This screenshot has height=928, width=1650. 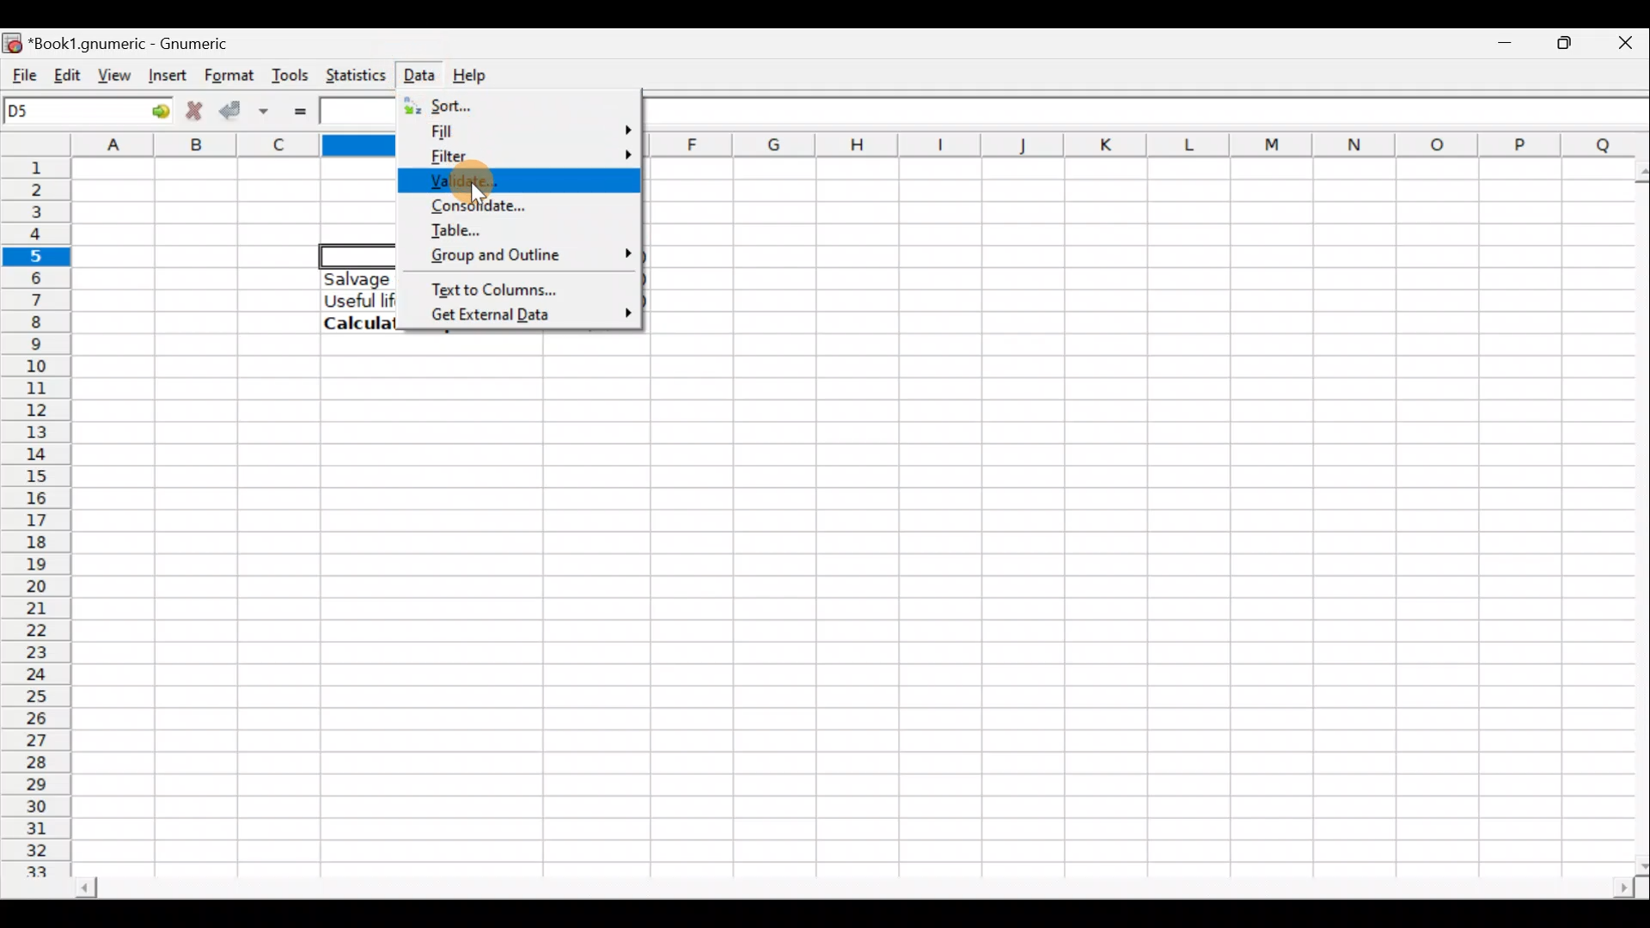 I want to click on Cancel change, so click(x=192, y=108).